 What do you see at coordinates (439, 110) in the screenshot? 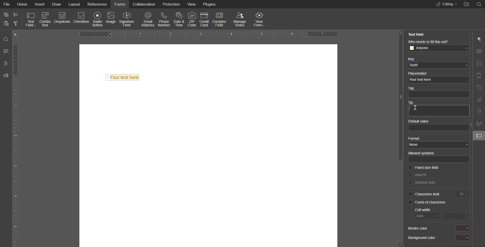
I see `textbox` at bounding box center [439, 110].